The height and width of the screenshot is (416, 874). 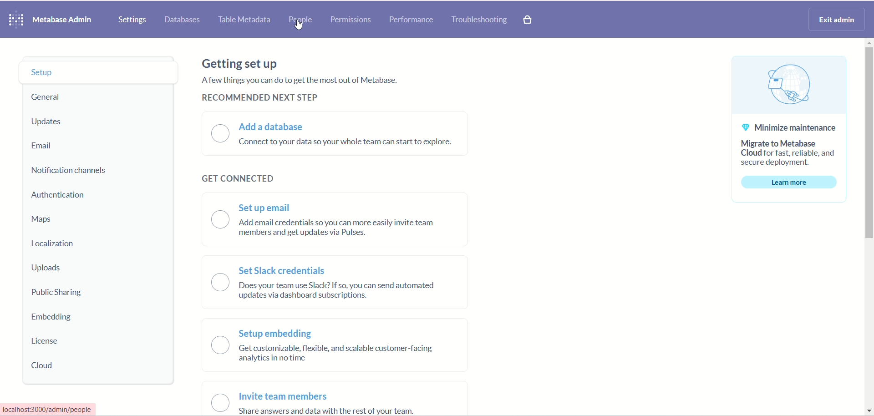 What do you see at coordinates (51, 122) in the screenshot?
I see `updates` at bounding box center [51, 122].